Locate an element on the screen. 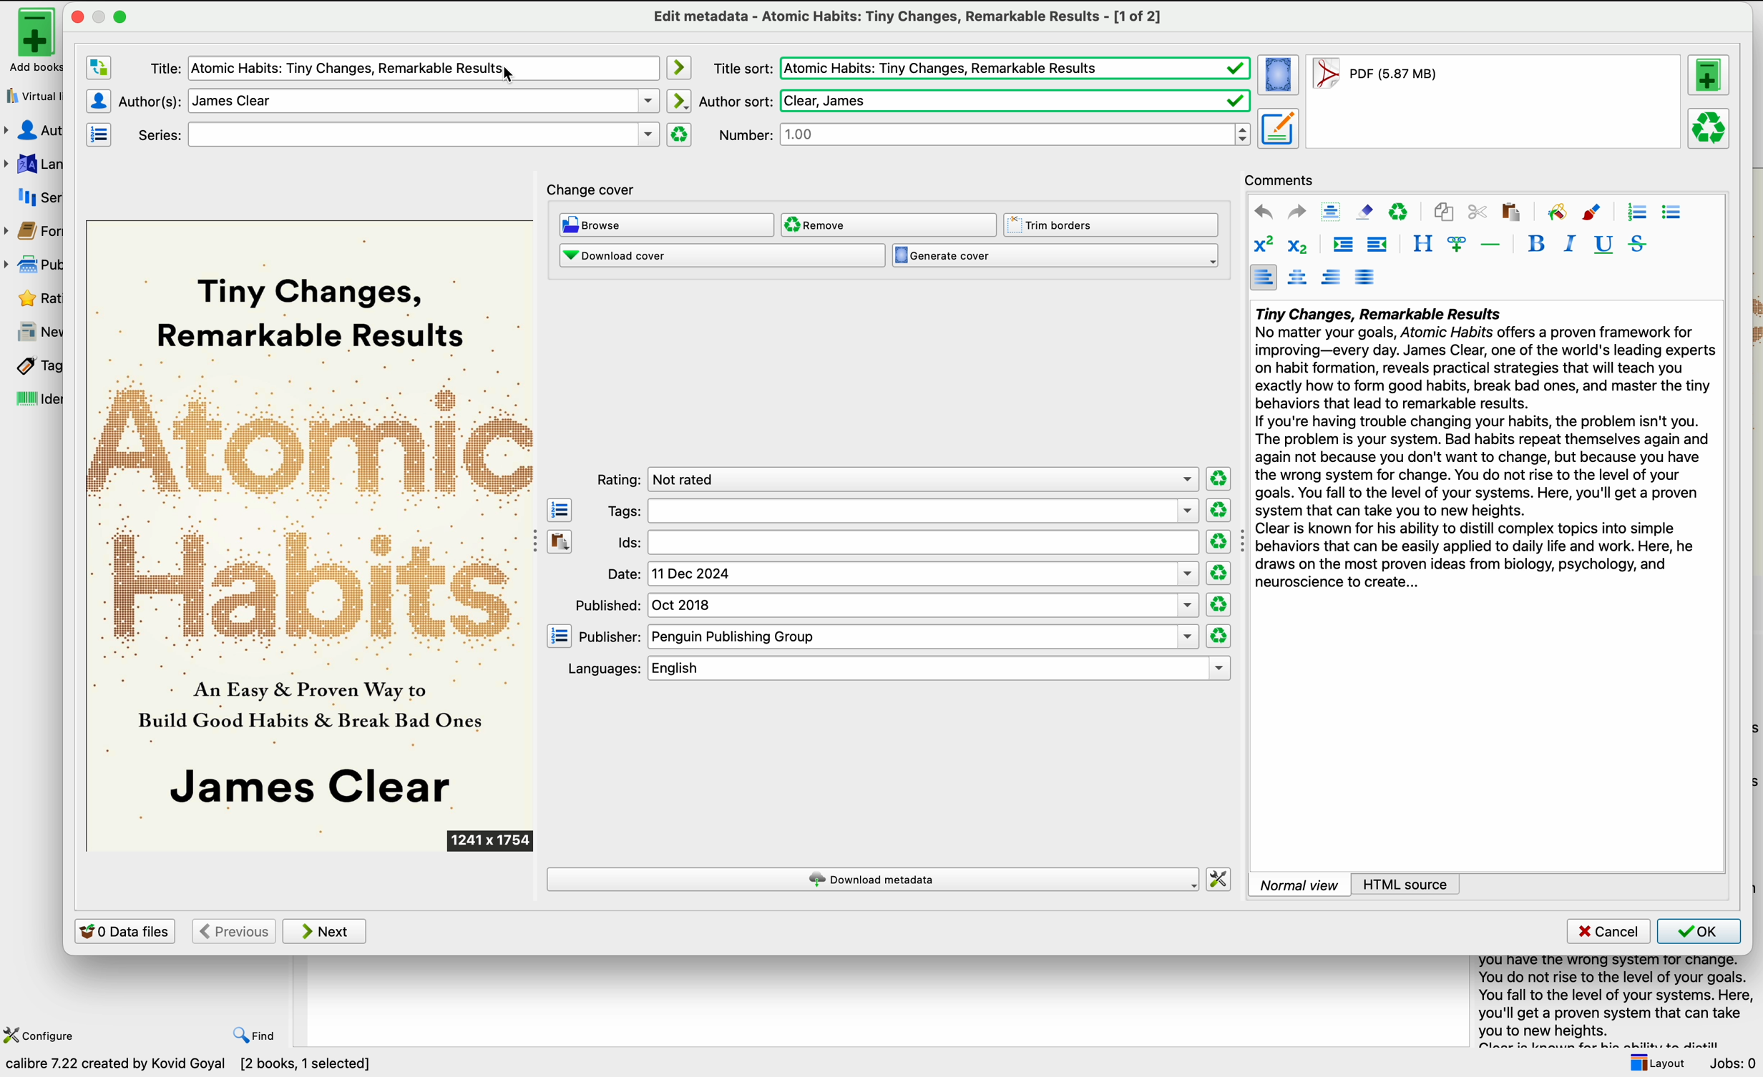 The height and width of the screenshot is (1077, 1763). download cover is located at coordinates (721, 257).